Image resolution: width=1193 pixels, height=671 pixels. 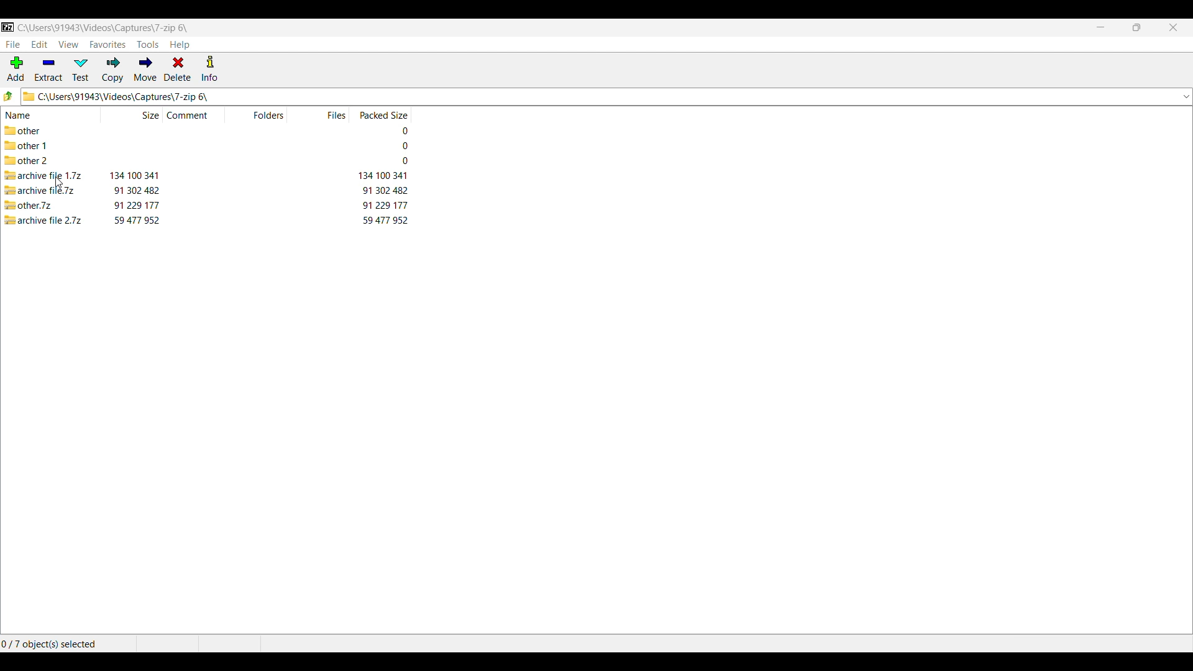 What do you see at coordinates (58, 182) in the screenshot?
I see `cursor` at bounding box center [58, 182].